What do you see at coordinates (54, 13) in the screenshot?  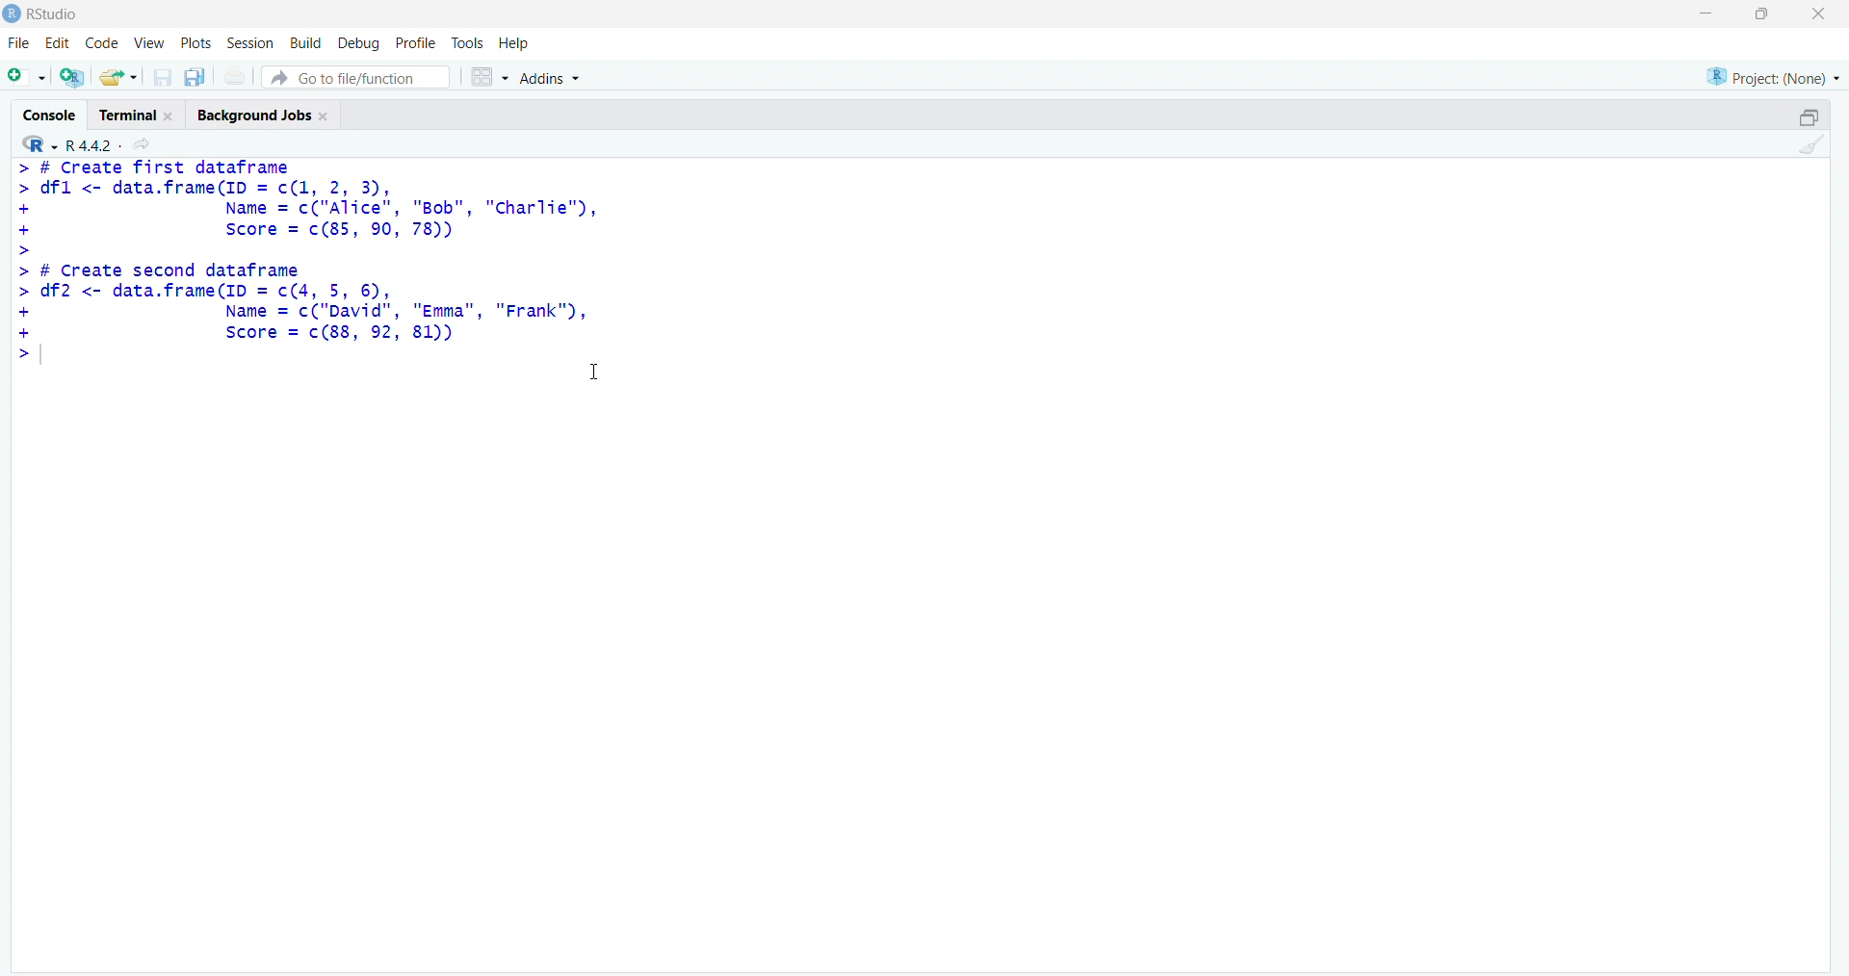 I see `Rstudio` at bounding box center [54, 13].